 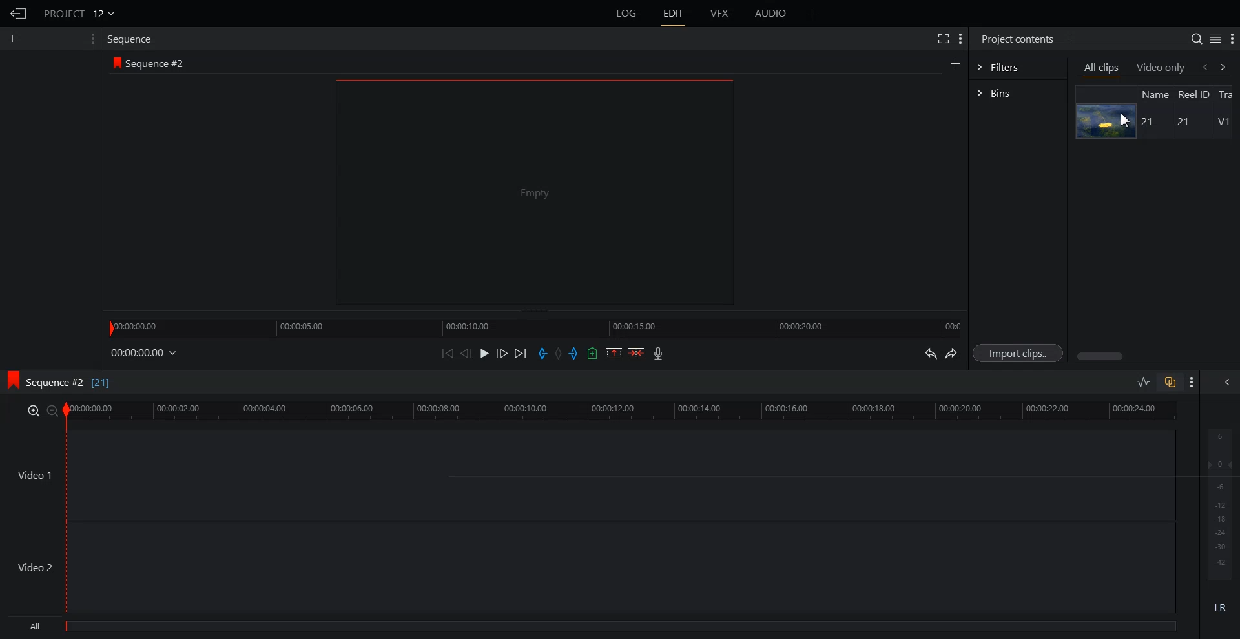 I want to click on Timeline, so click(x=534, y=327).